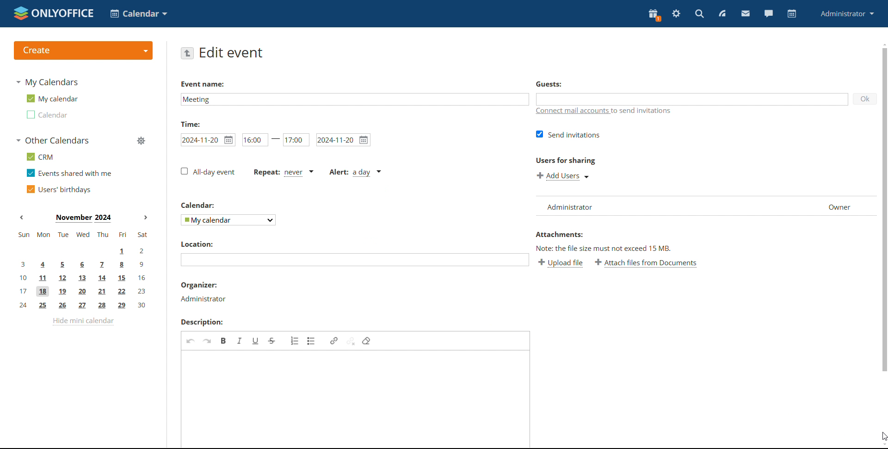 Image resolution: width=888 pixels, height=449 pixels. Describe the element at coordinates (69, 173) in the screenshot. I see `events shared with me` at that location.